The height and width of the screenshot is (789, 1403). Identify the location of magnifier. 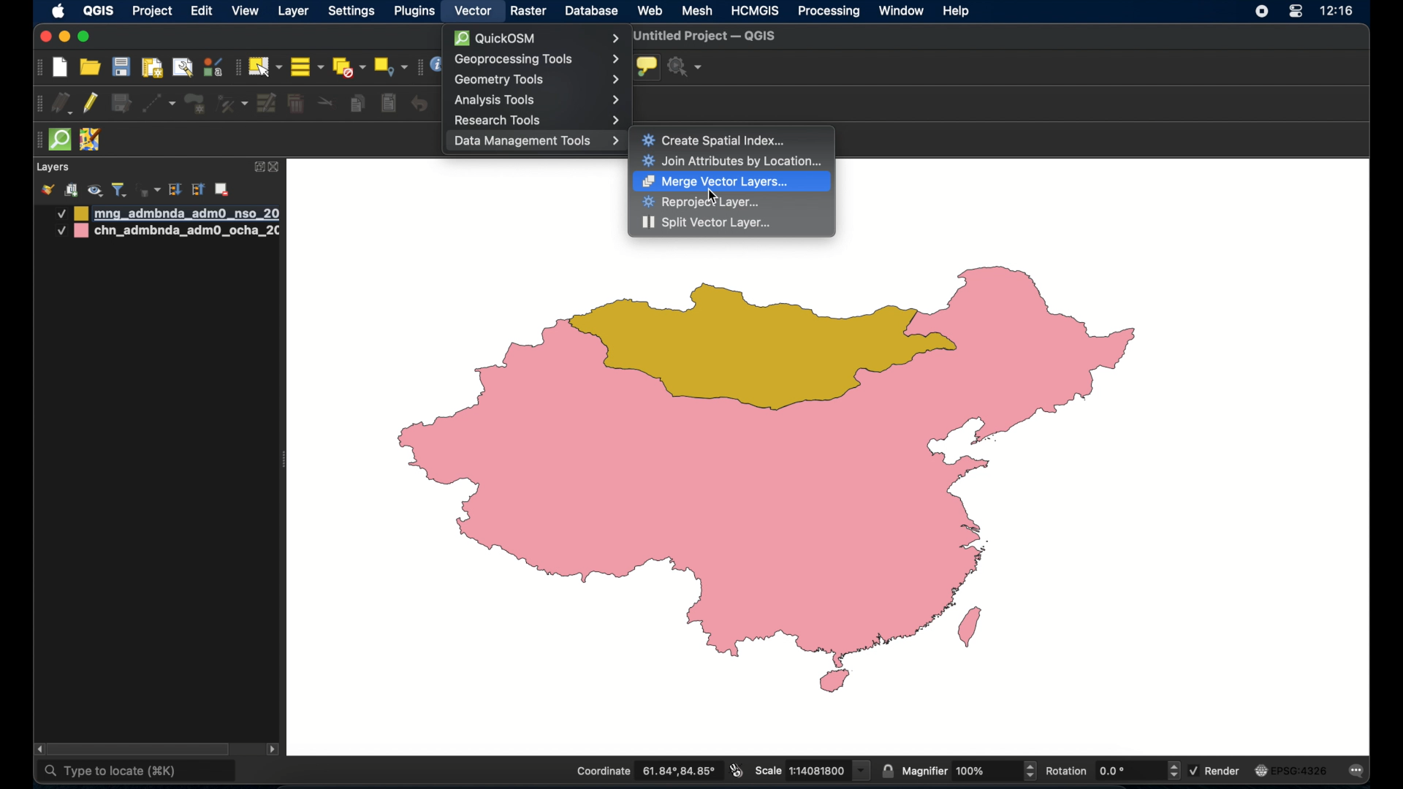
(970, 771).